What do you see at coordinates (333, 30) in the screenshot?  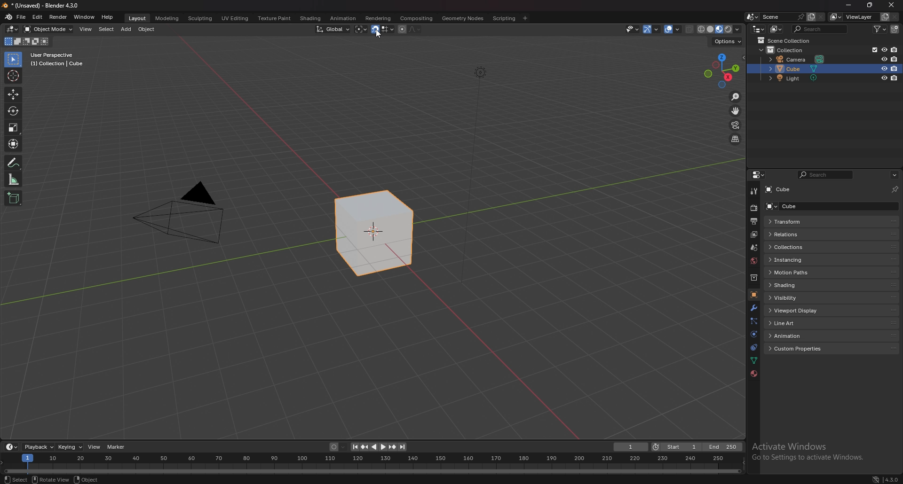 I see `transformation orientation` at bounding box center [333, 30].